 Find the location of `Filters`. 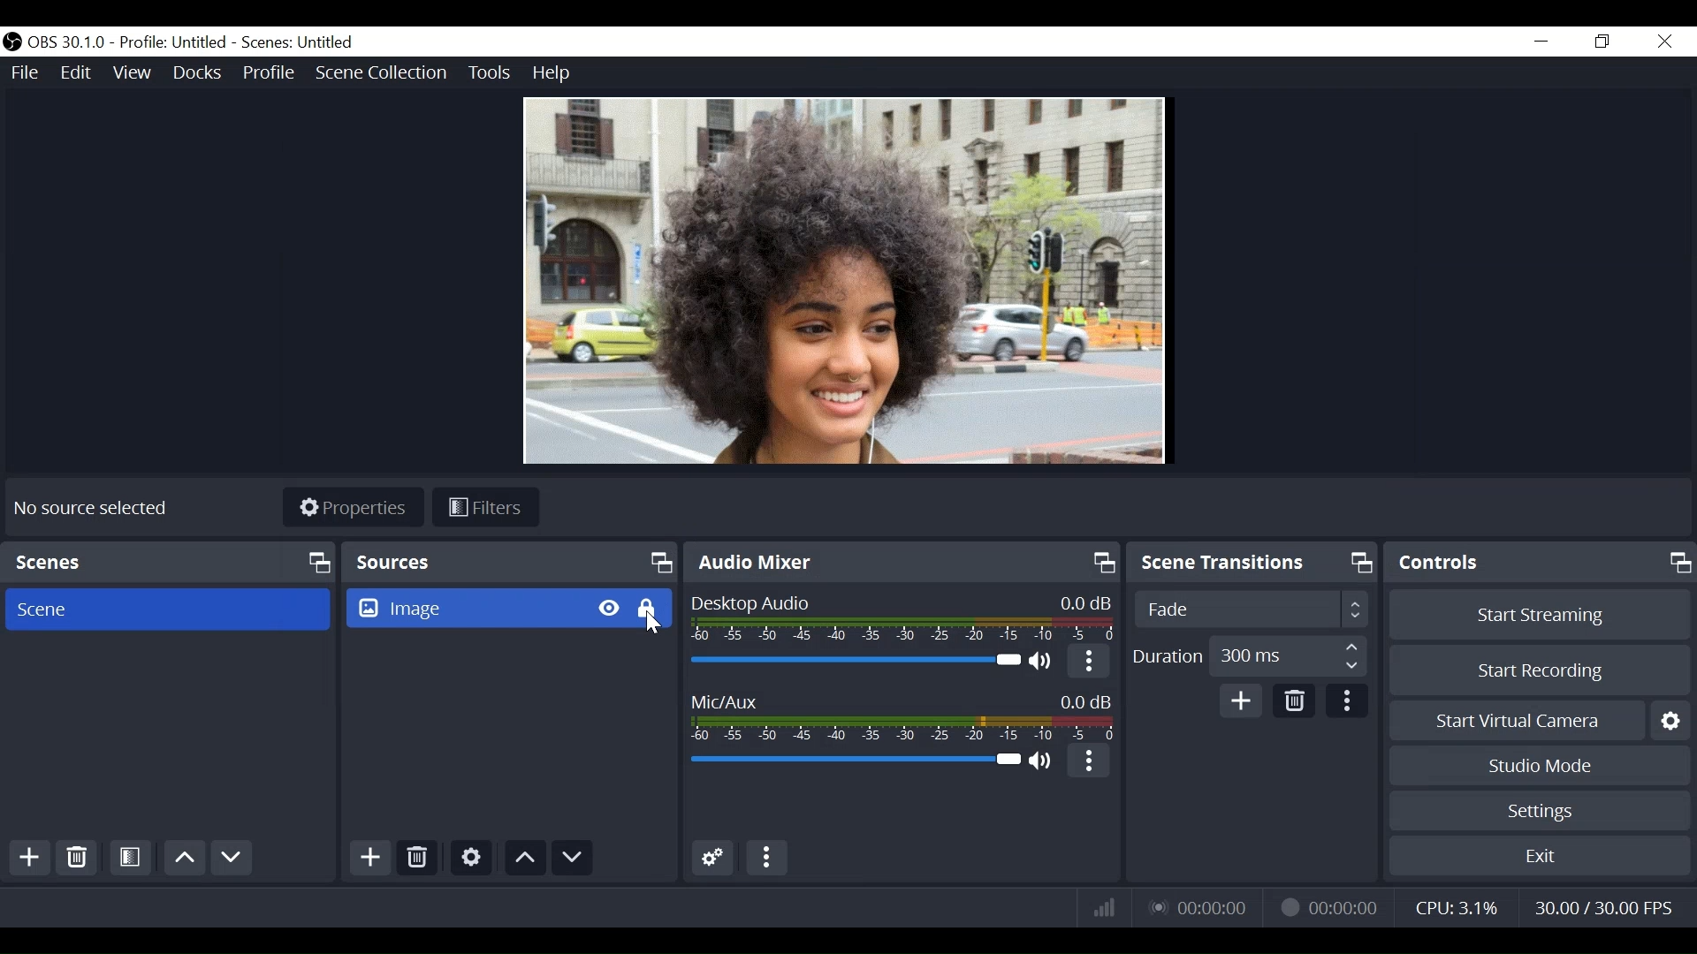

Filters is located at coordinates (484, 506).